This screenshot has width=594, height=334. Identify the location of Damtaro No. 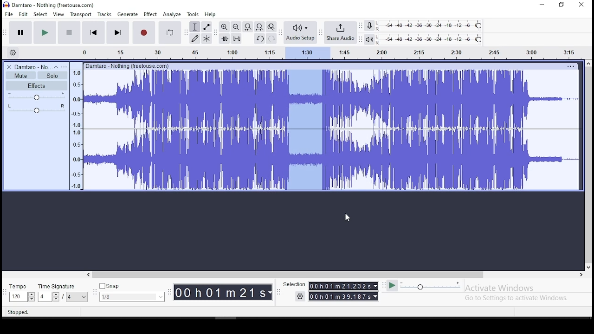
(32, 67).